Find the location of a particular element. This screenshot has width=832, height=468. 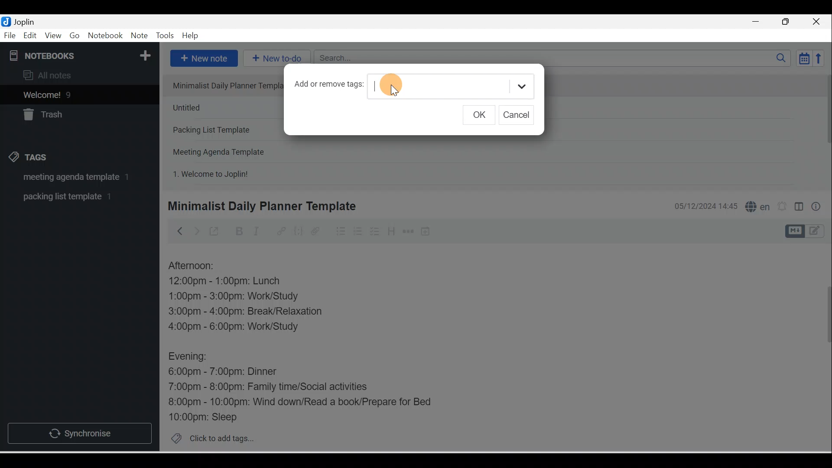

Tools is located at coordinates (165, 36).